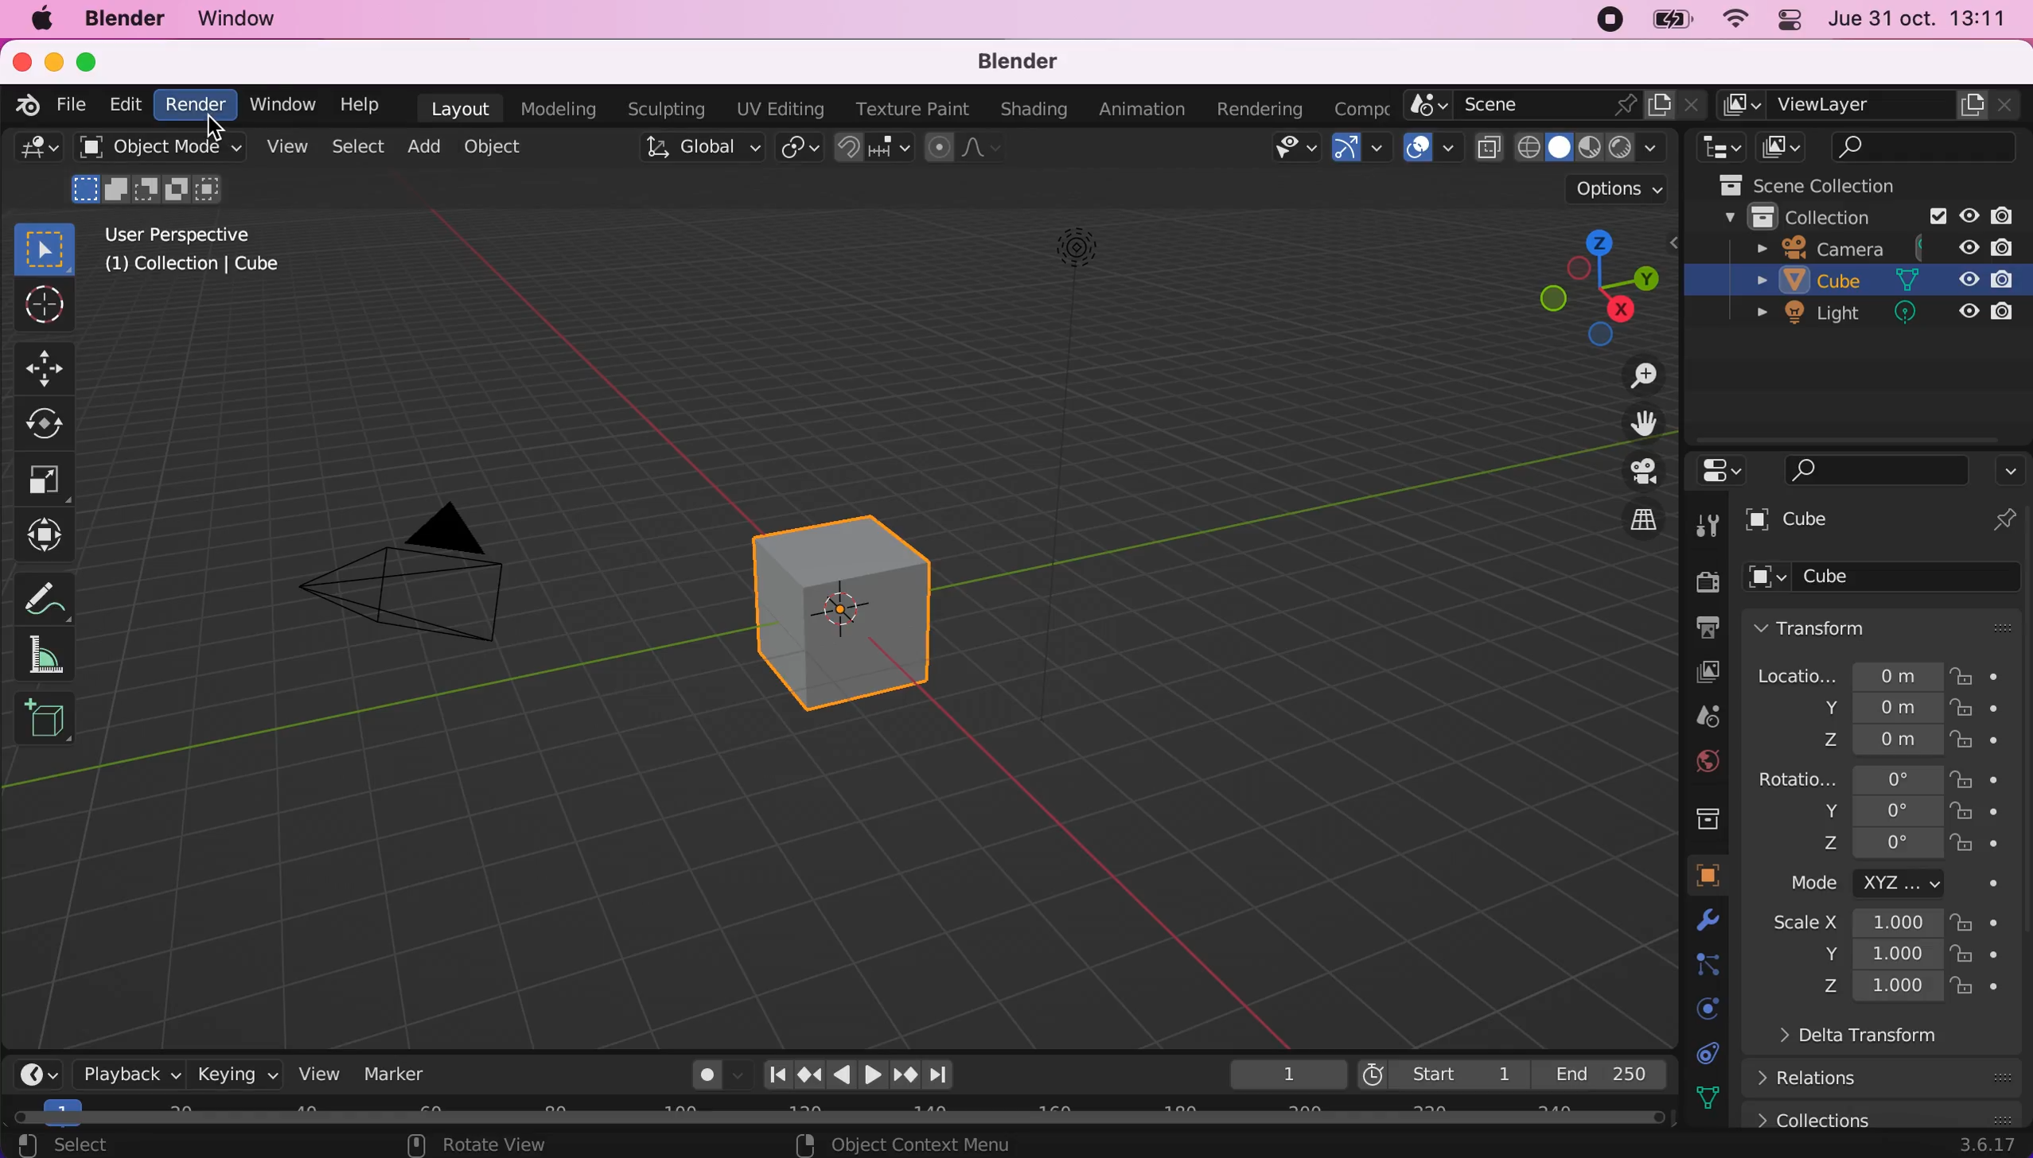  I want to click on Show gizmo, so click(1362, 153).